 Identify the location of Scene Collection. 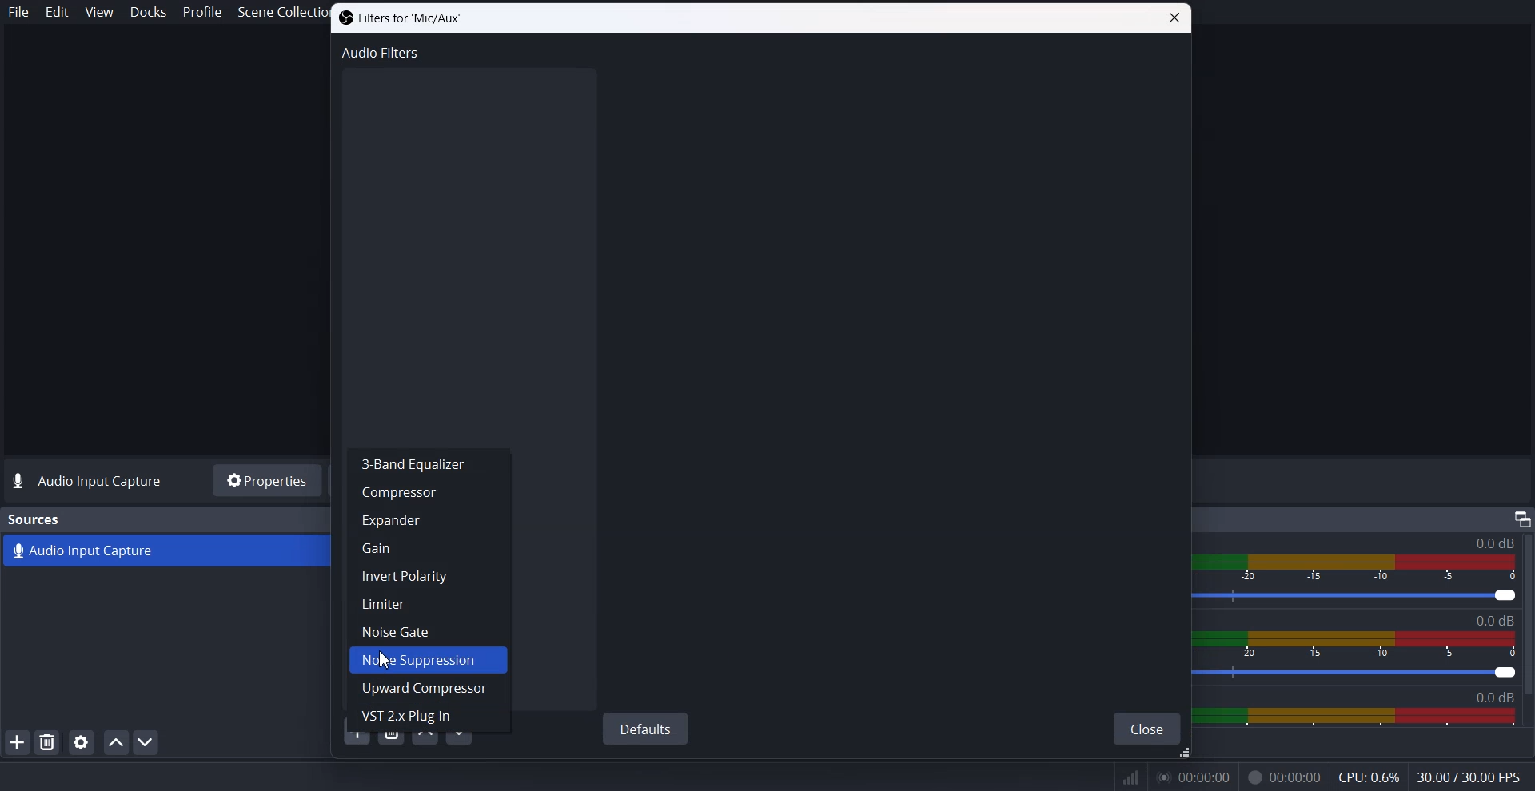
(275, 14).